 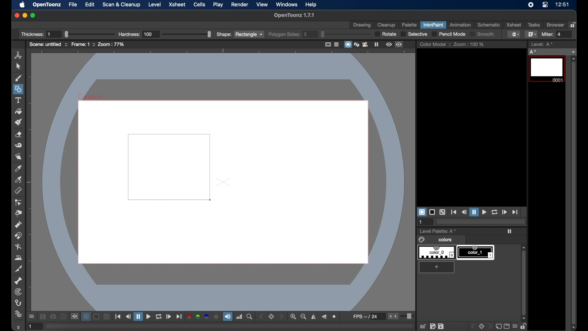 I want to click on back, so click(x=474, y=326).